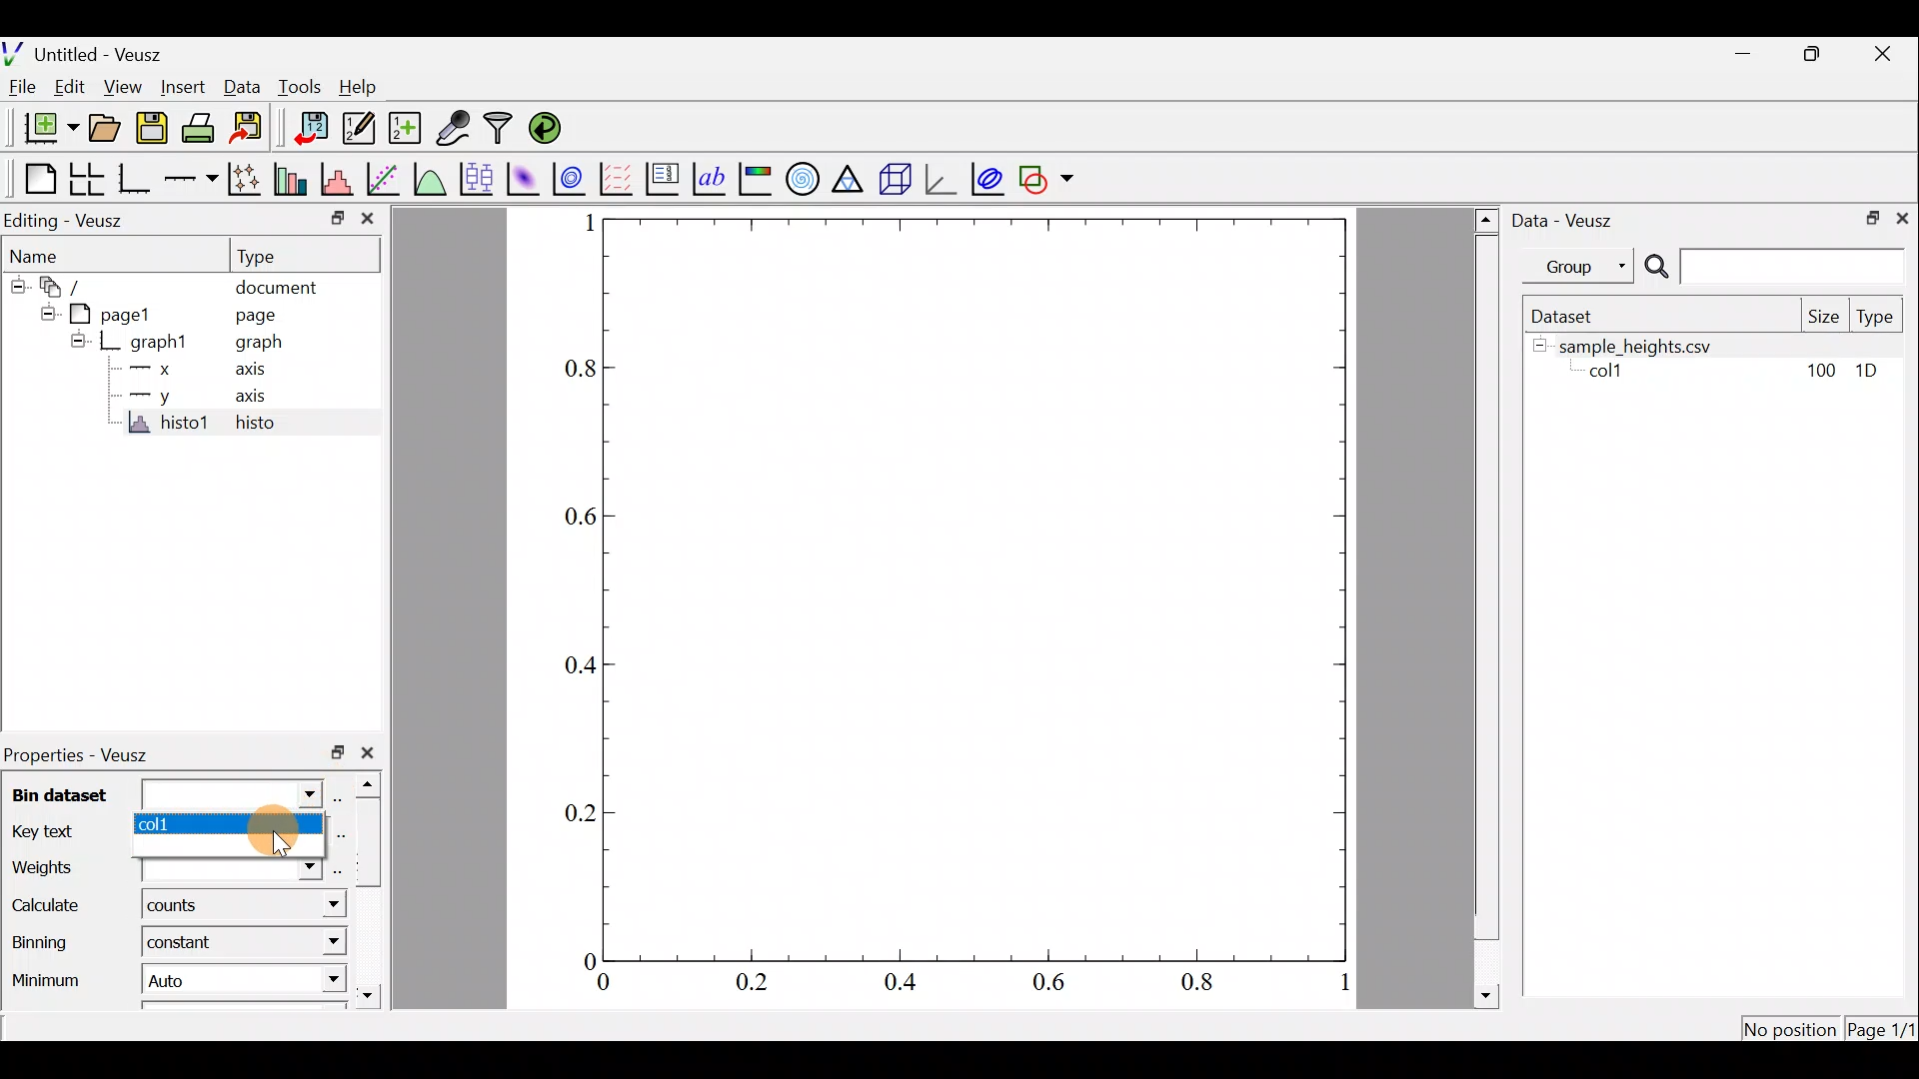 The image size is (1919, 1079). I want to click on plot a 2d dataset as contours, so click(574, 179).